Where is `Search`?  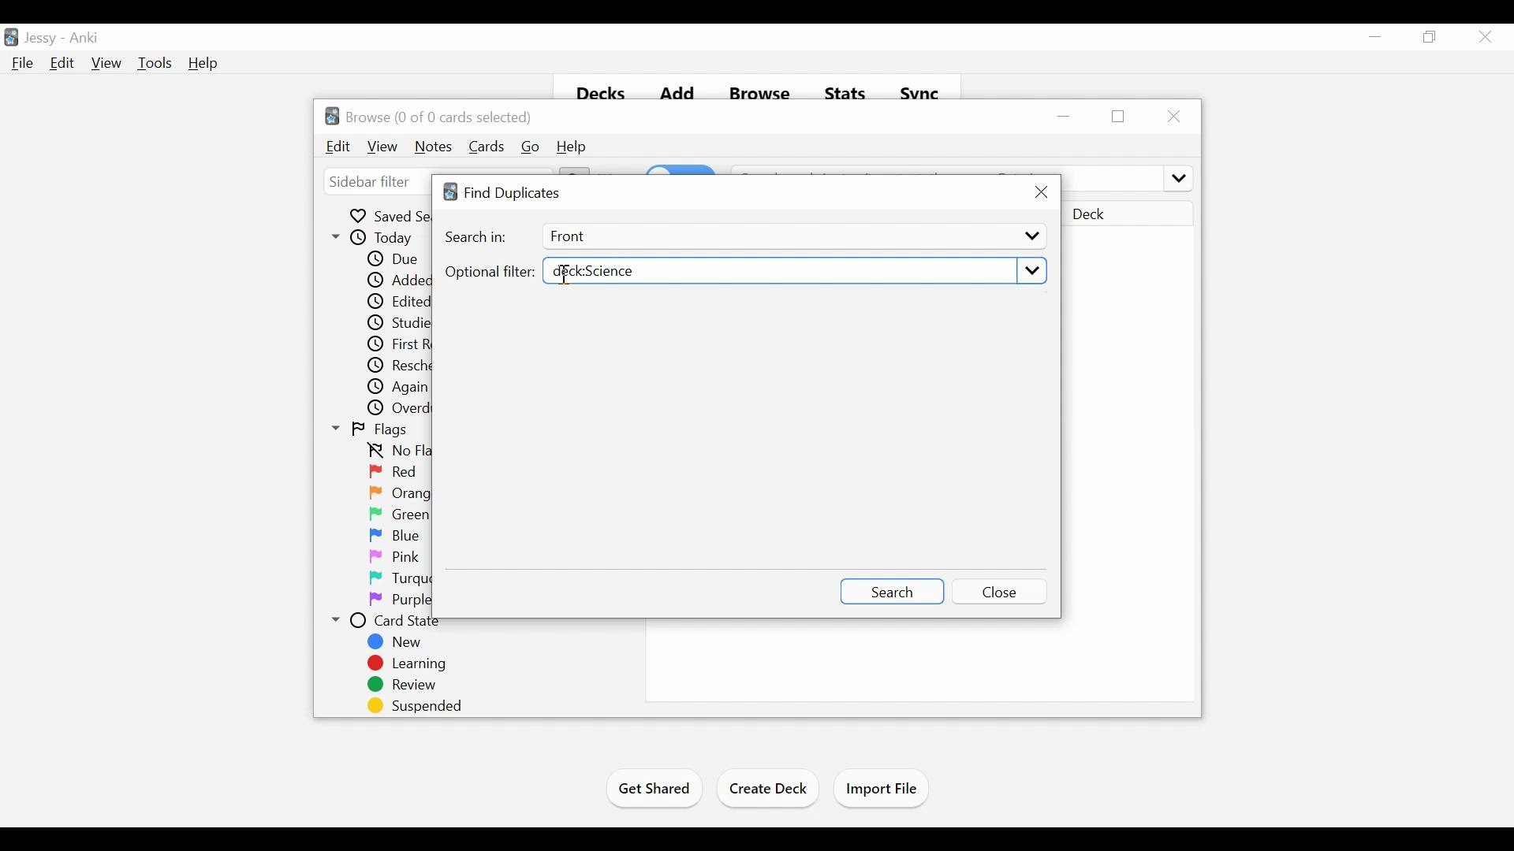 Search is located at coordinates (891, 590).